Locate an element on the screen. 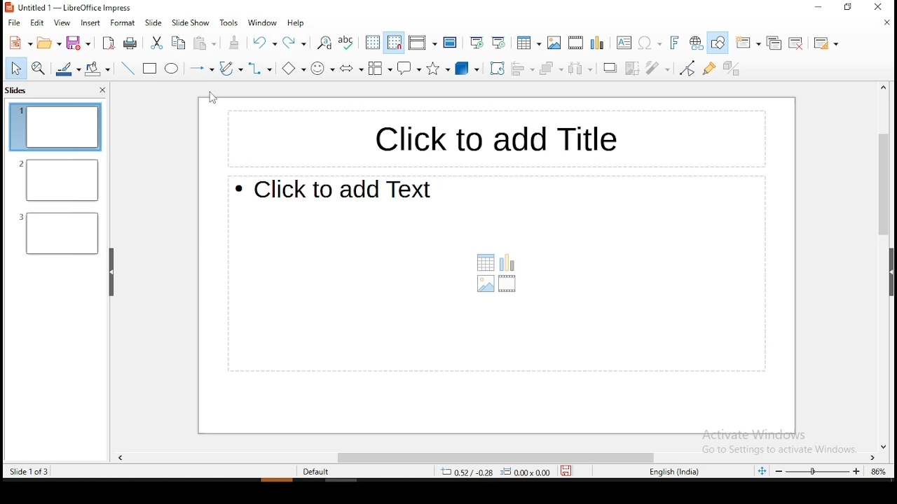 The height and width of the screenshot is (504, 897). line is located at coordinates (130, 69).